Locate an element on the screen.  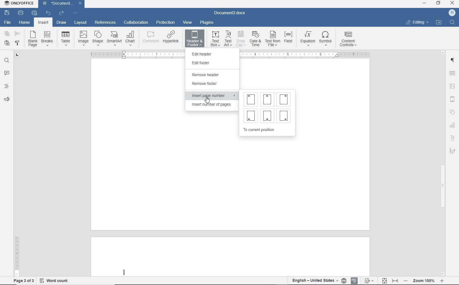
SMARTART is located at coordinates (114, 39).